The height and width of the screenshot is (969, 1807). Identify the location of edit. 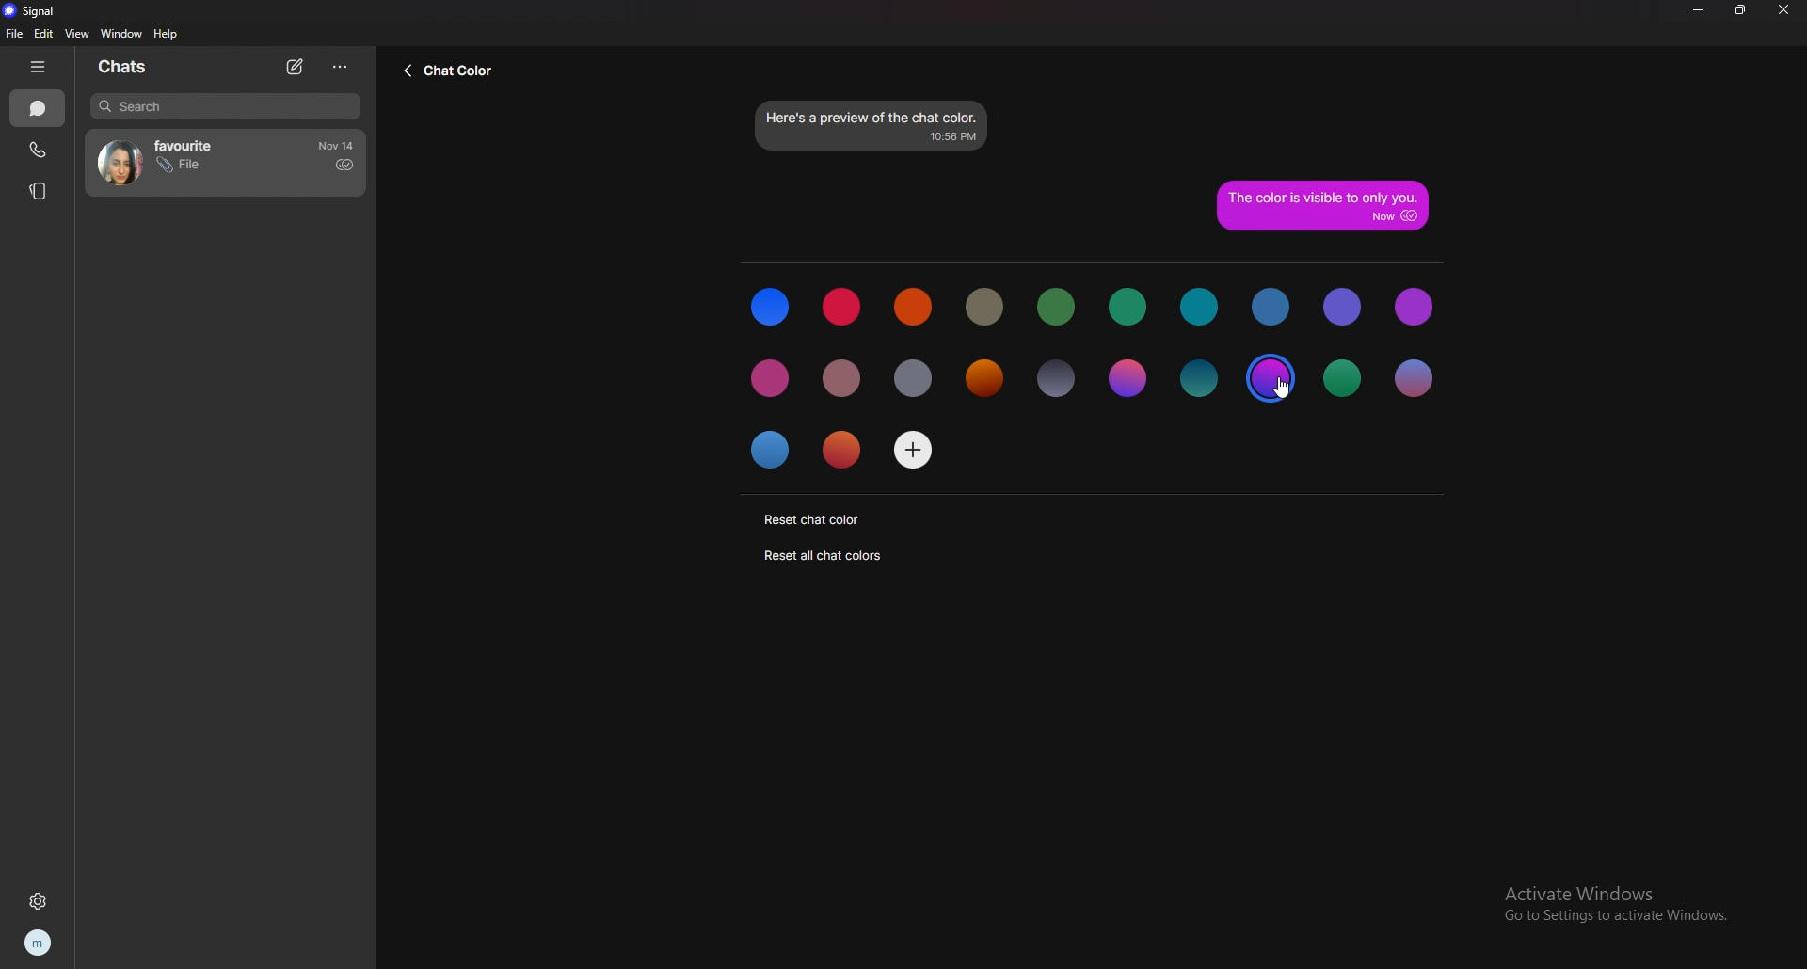
(44, 34).